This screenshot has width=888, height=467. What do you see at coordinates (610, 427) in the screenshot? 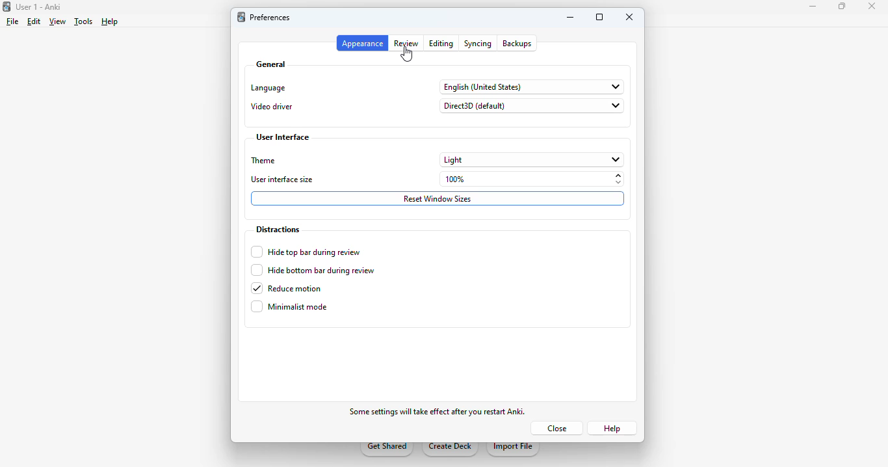
I see `help` at bounding box center [610, 427].